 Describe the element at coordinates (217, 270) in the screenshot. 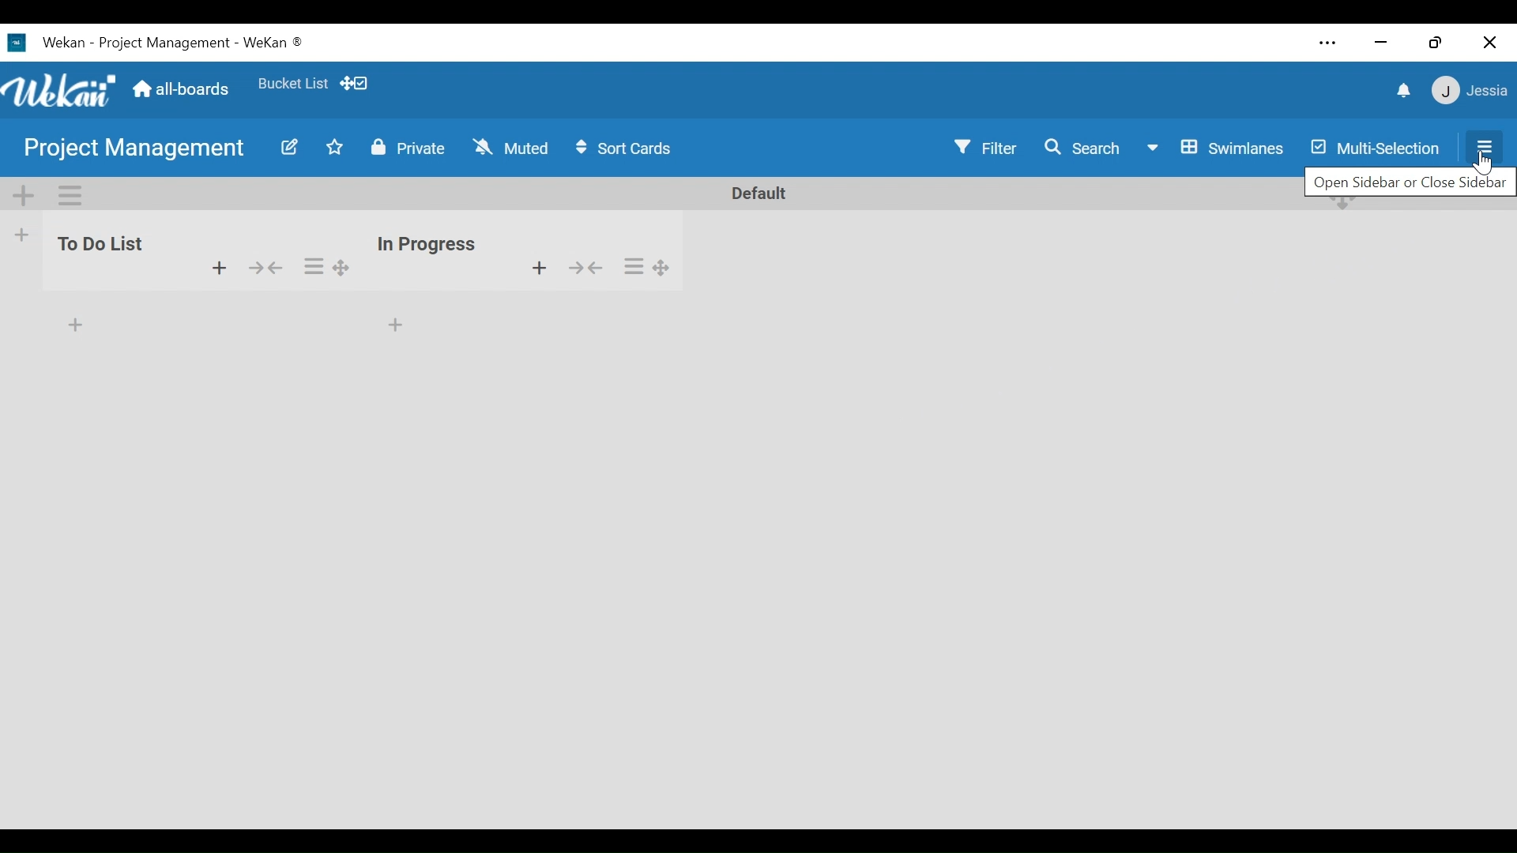

I see `add` at that location.